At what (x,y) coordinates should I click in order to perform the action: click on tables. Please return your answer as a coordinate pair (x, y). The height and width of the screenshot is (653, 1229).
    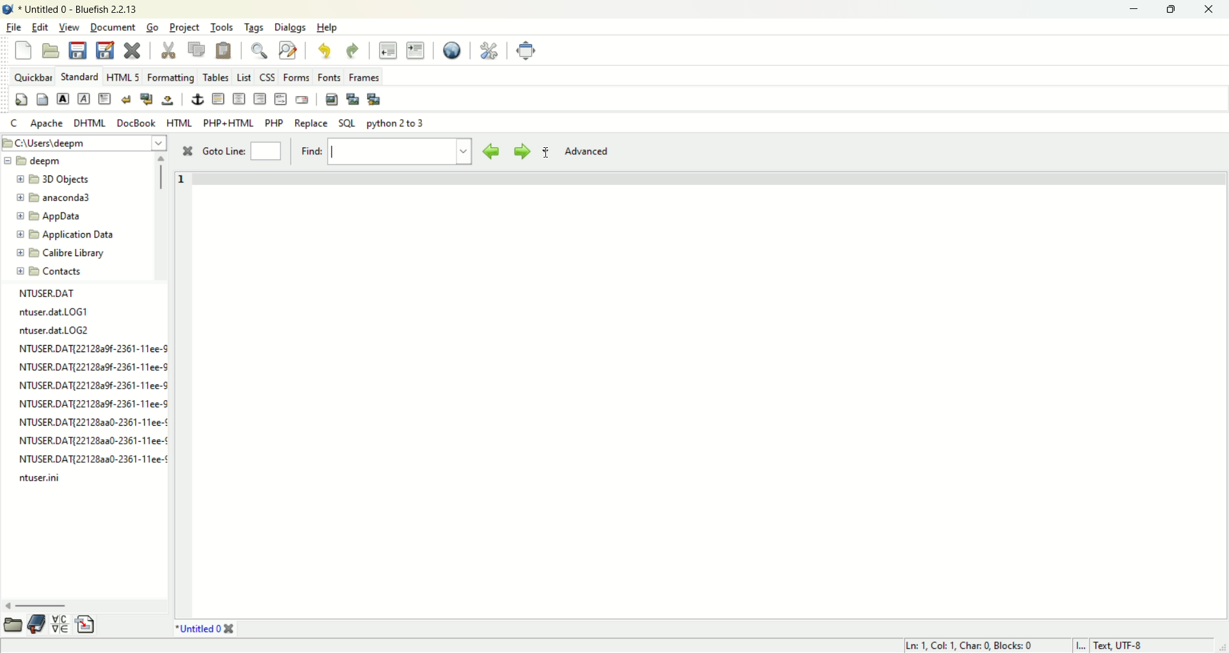
    Looking at the image, I should click on (216, 76).